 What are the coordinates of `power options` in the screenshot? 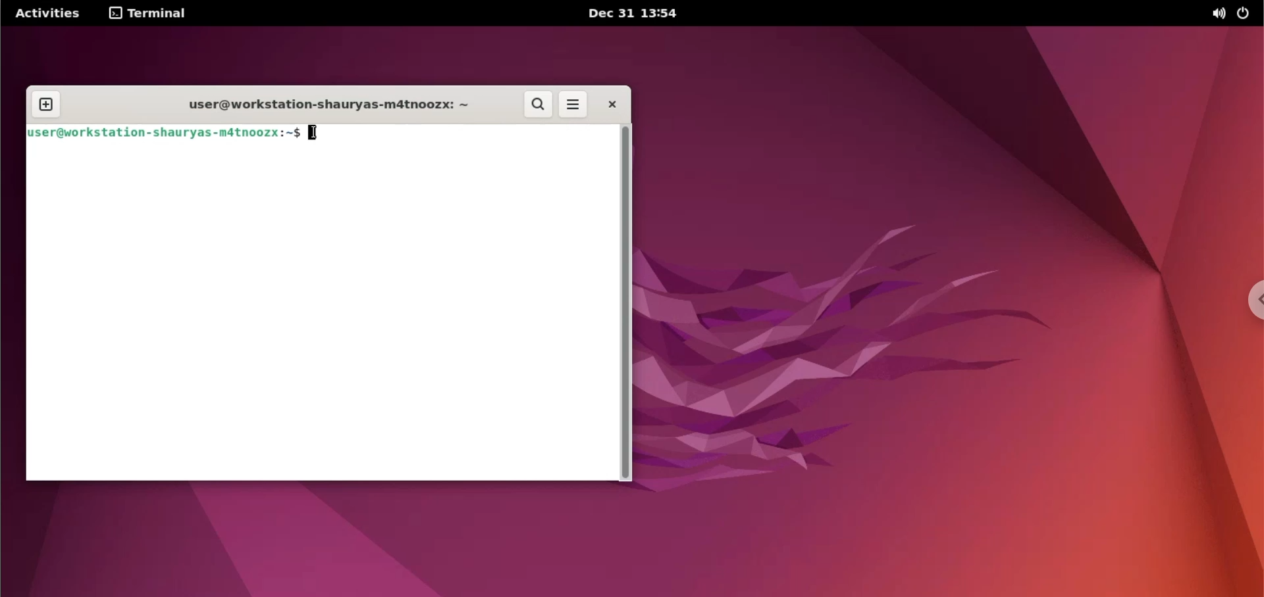 It's located at (1246, 12).